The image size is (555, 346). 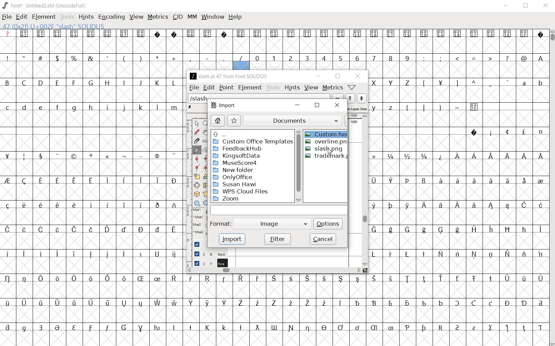 I want to click on , so click(x=273, y=327).